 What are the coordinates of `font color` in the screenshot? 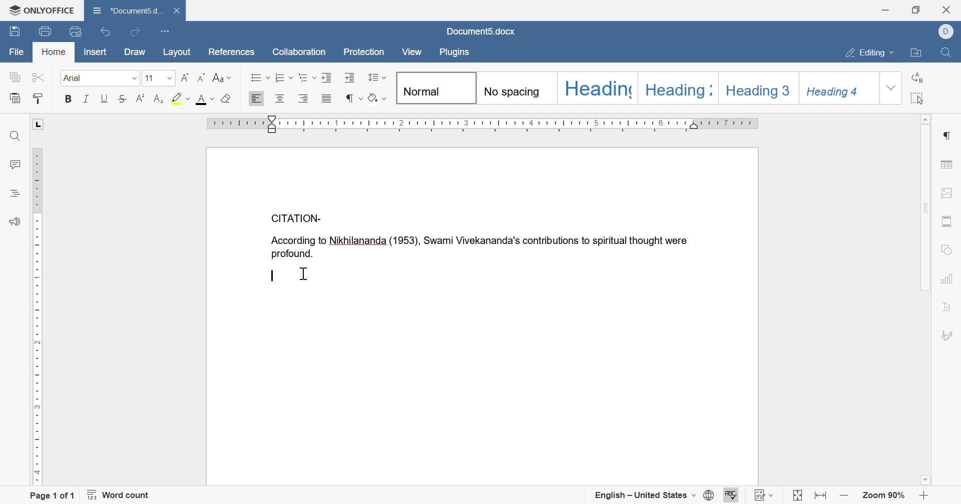 It's located at (205, 101).